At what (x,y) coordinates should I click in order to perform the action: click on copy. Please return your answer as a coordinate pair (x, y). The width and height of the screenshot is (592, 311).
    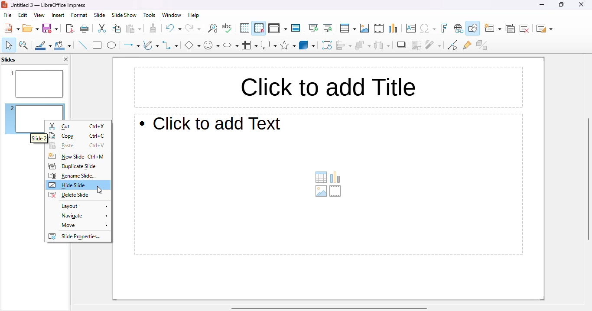
    Looking at the image, I should click on (62, 136).